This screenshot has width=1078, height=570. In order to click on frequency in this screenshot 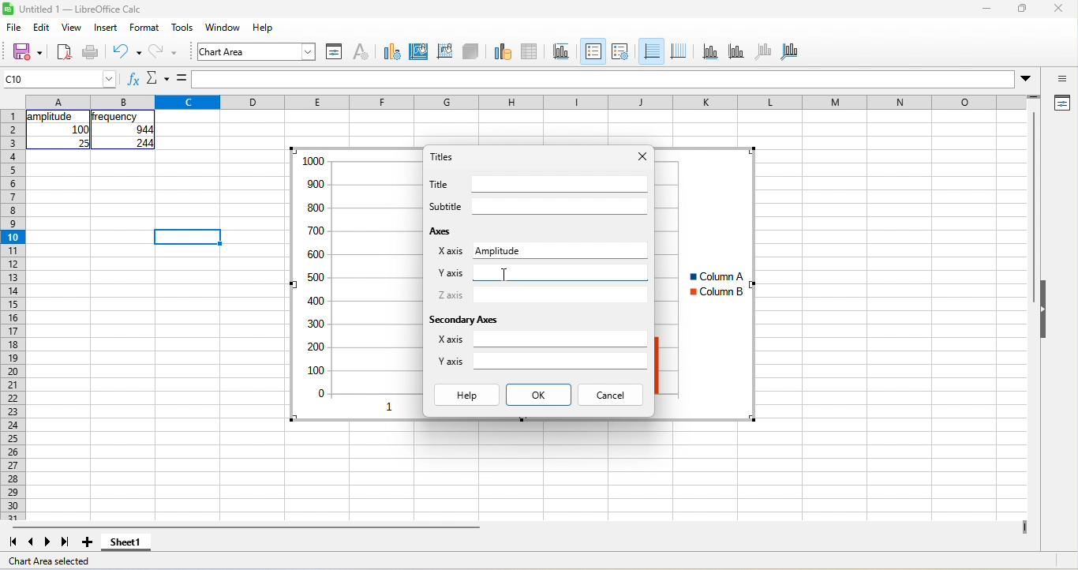, I will do `click(114, 117)`.